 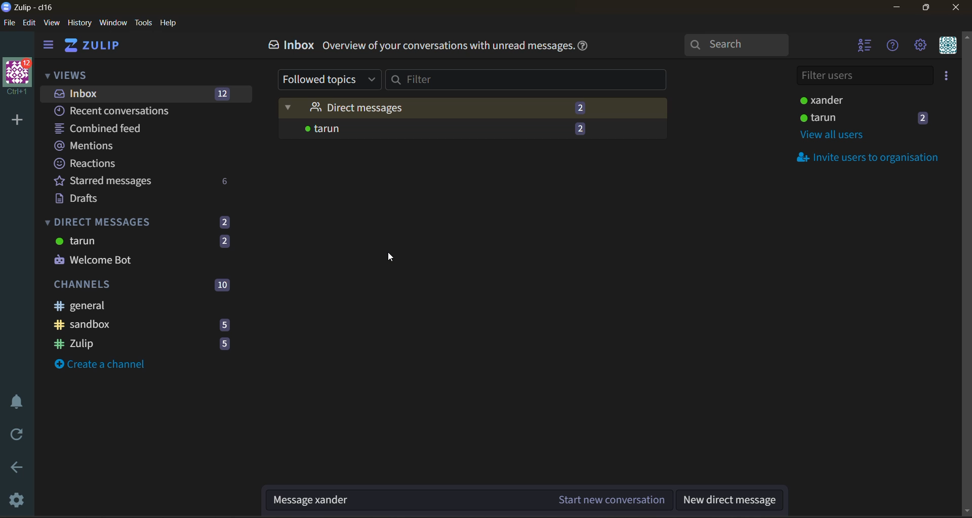 I want to click on filter, so click(x=529, y=81).